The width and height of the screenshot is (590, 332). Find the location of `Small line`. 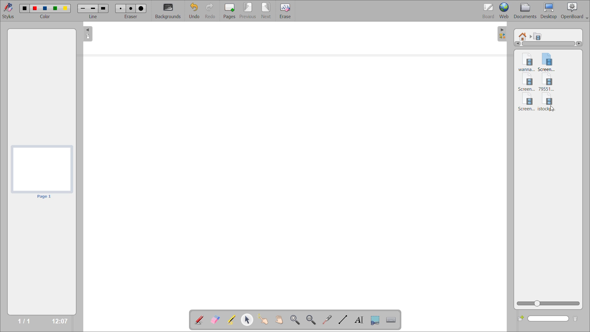

Small line is located at coordinates (82, 9).